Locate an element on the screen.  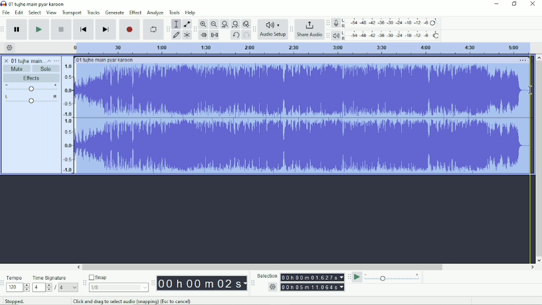
close is located at coordinates (6, 59).